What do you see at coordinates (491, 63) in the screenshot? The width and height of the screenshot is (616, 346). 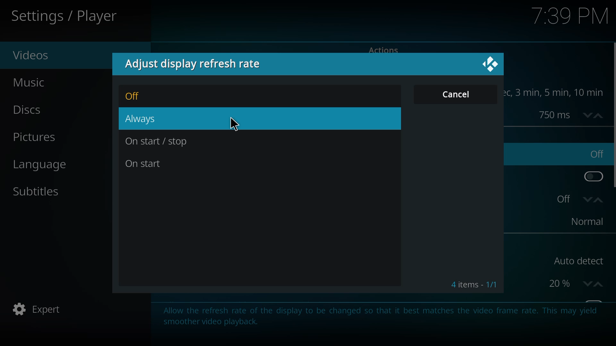 I see `close` at bounding box center [491, 63].